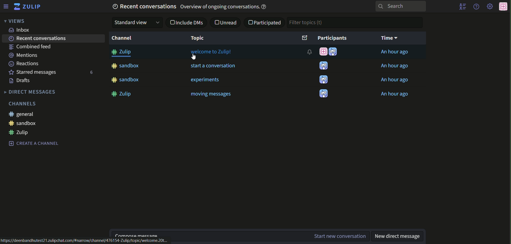 The width and height of the screenshot is (511, 244). What do you see at coordinates (230, 22) in the screenshot?
I see `unread` at bounding box center [230, 22].